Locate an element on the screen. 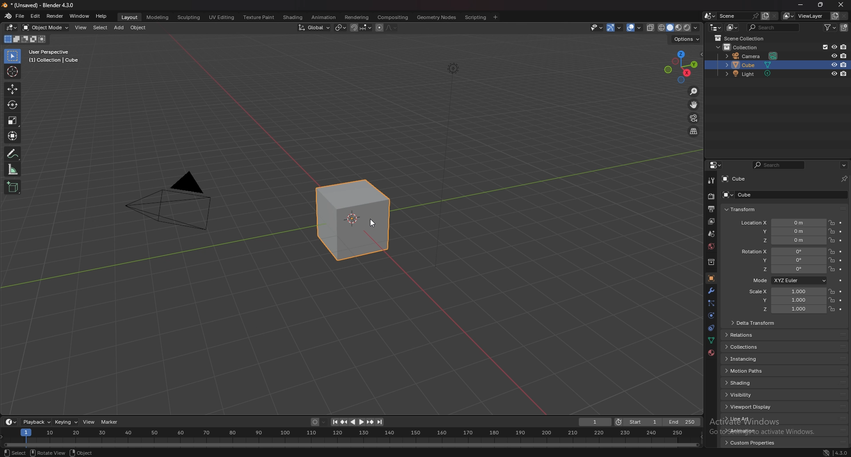 This screenshot has width=851, height=457. options is located at coordinates (844, 165).